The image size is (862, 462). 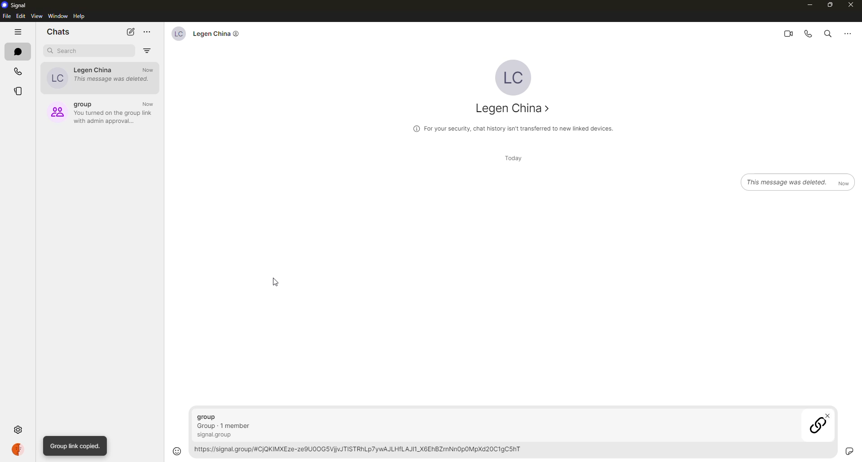 What do you see at coordinates (19, 429) in the screenshot?
I see `settings` at bounding box center [19, 429].